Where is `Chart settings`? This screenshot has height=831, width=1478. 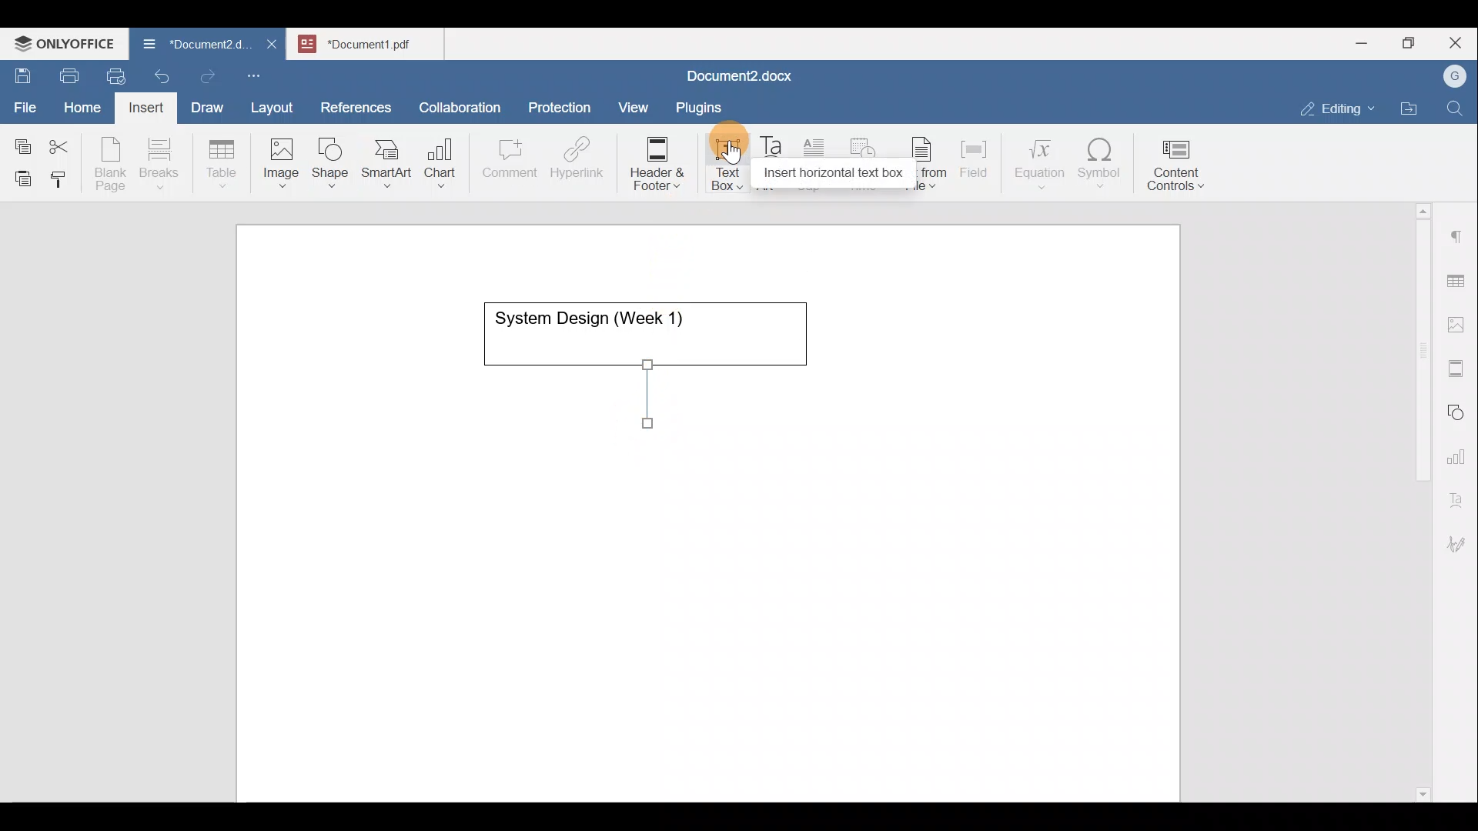 Chart settings is located at coordinates (1460, 450).